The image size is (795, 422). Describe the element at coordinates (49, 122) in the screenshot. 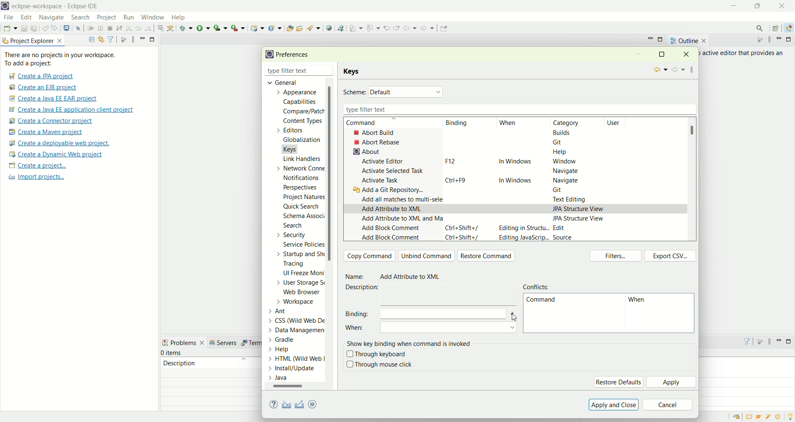

I see `create a connector project` at that location.